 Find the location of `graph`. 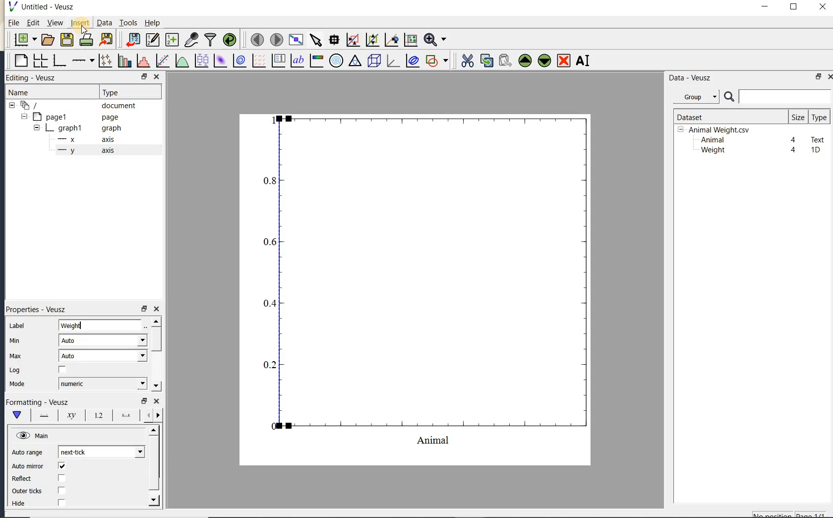

graph is located at coordinates (427, 280).